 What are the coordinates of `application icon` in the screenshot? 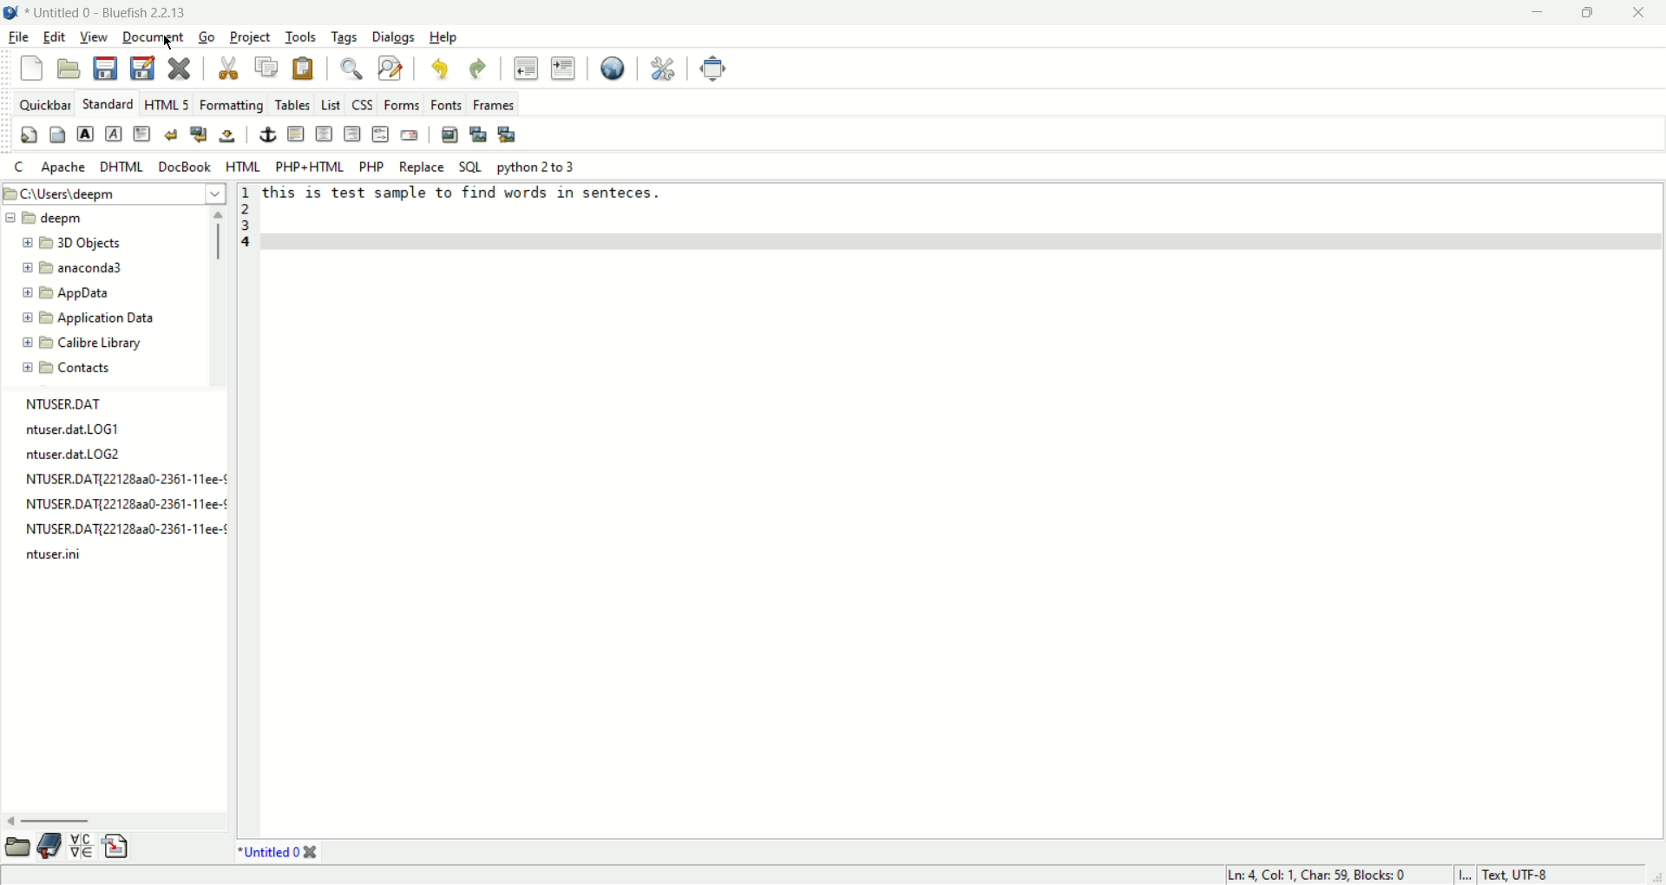 It's located at (10, 12).